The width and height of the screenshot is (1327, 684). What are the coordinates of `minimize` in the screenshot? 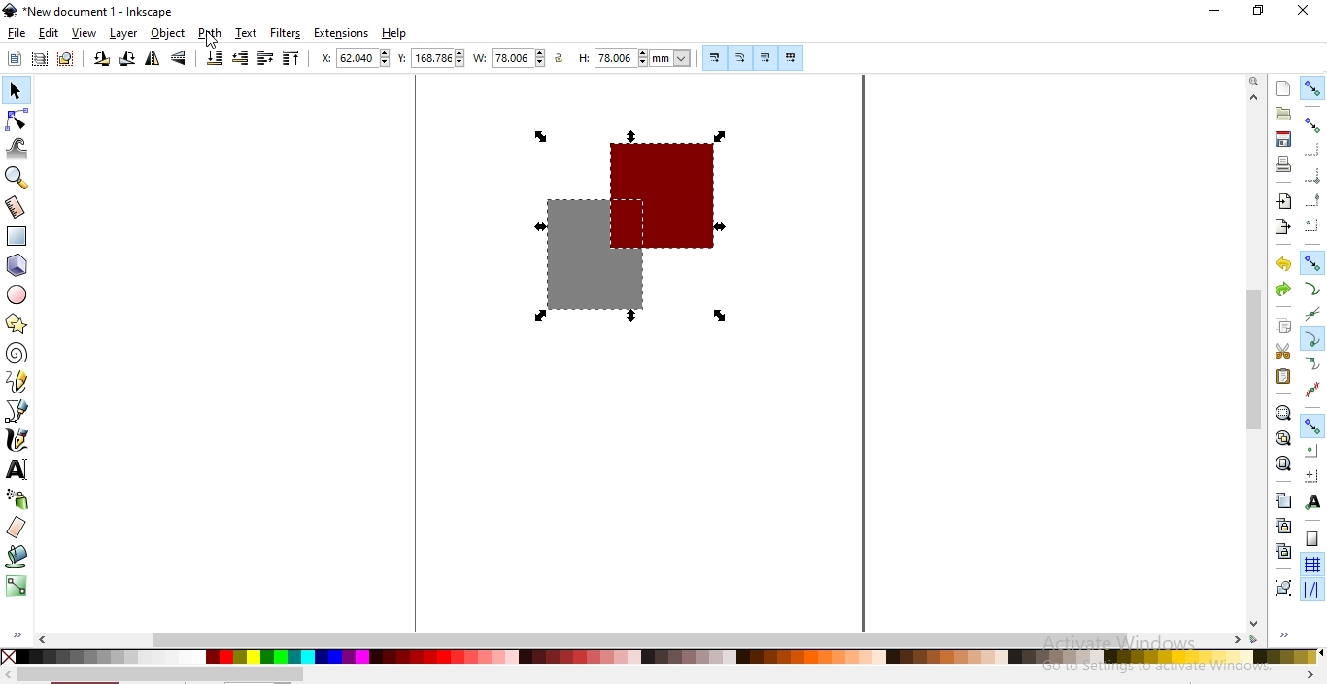 It's located at (1215, 12).